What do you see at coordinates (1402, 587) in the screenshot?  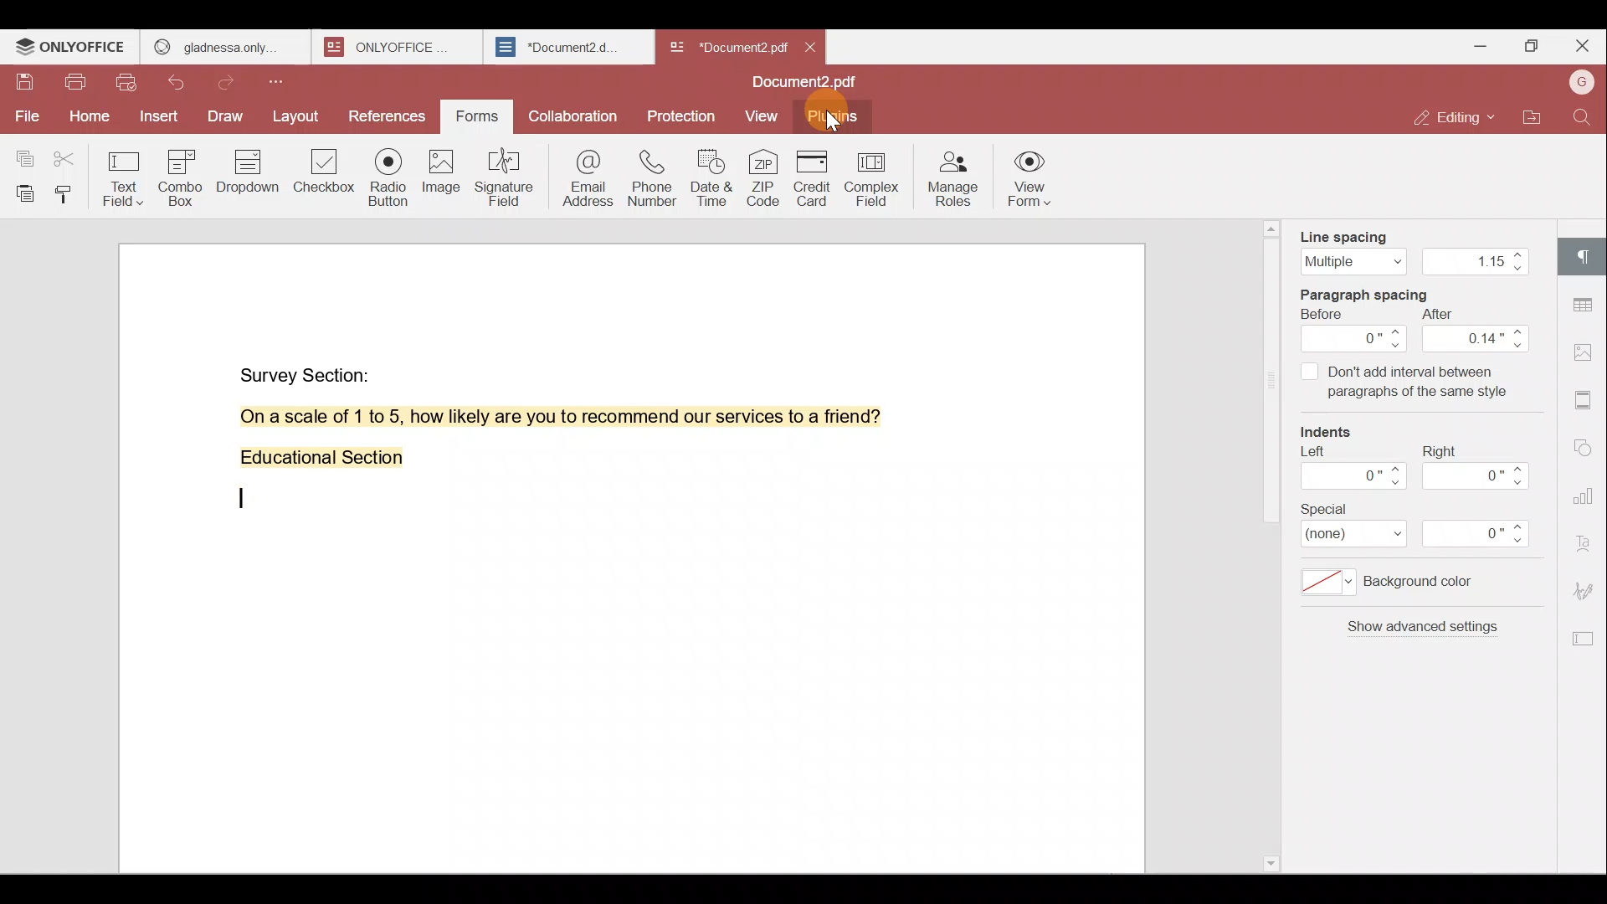 I see `Background color` at bounding box center [1402, 587].